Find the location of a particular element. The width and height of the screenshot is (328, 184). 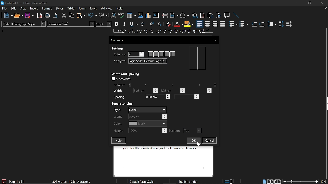

Superscript is located at coordinates (151, 24).